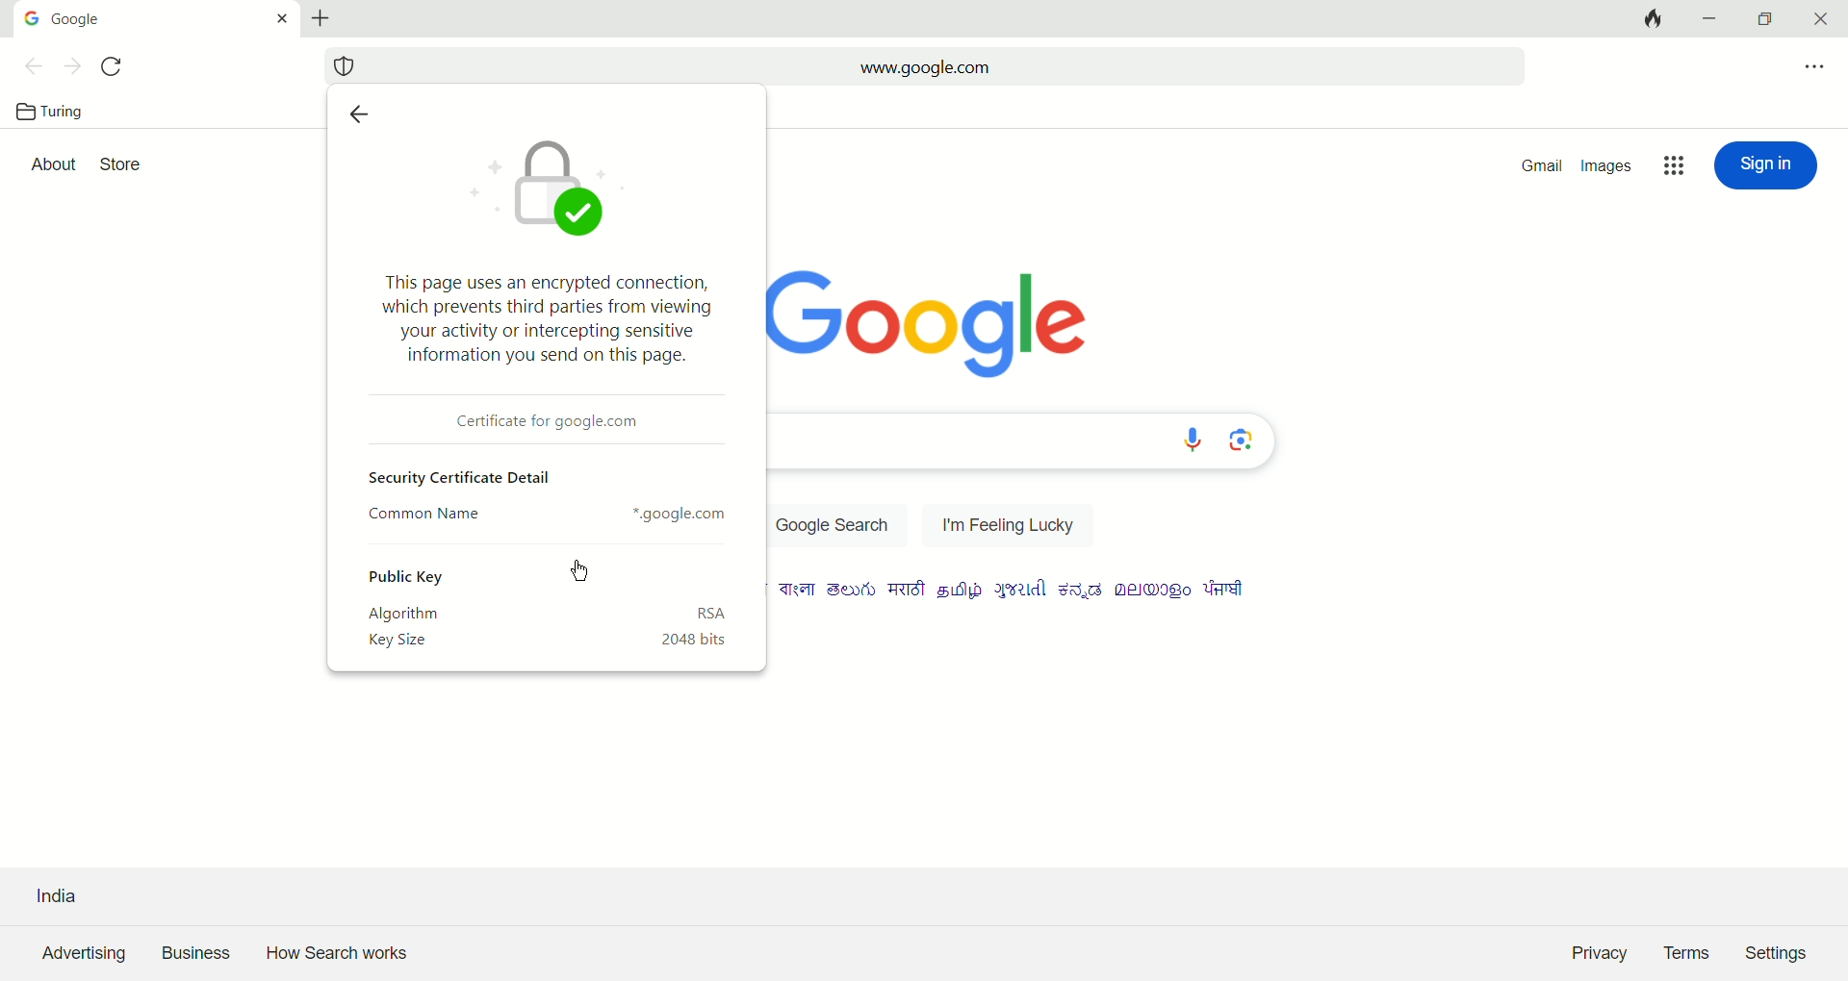 The width and height of the screenshot is (1848, 981). I want to click on close all tabs and clear data, so click(1651, 19).